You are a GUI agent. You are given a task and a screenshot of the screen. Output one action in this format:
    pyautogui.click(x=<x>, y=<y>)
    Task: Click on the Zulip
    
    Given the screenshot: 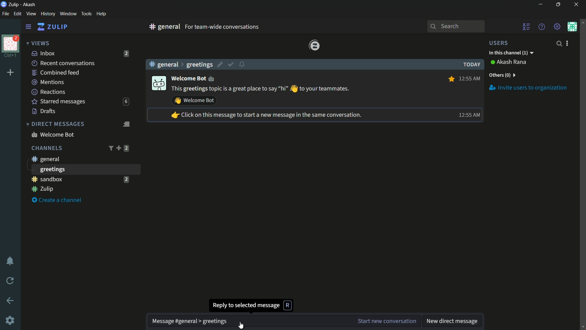 What is the action you would take?
    pyautogui.click(x=14, y=4)
    